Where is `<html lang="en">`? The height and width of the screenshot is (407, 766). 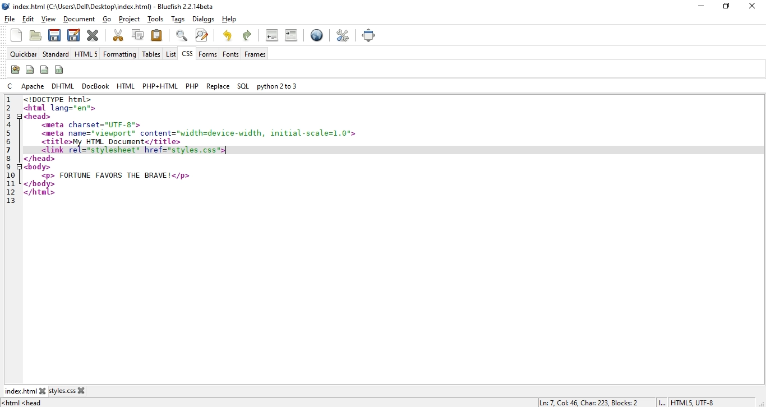
<html lang="en"> is located at coordinates (59, 108).